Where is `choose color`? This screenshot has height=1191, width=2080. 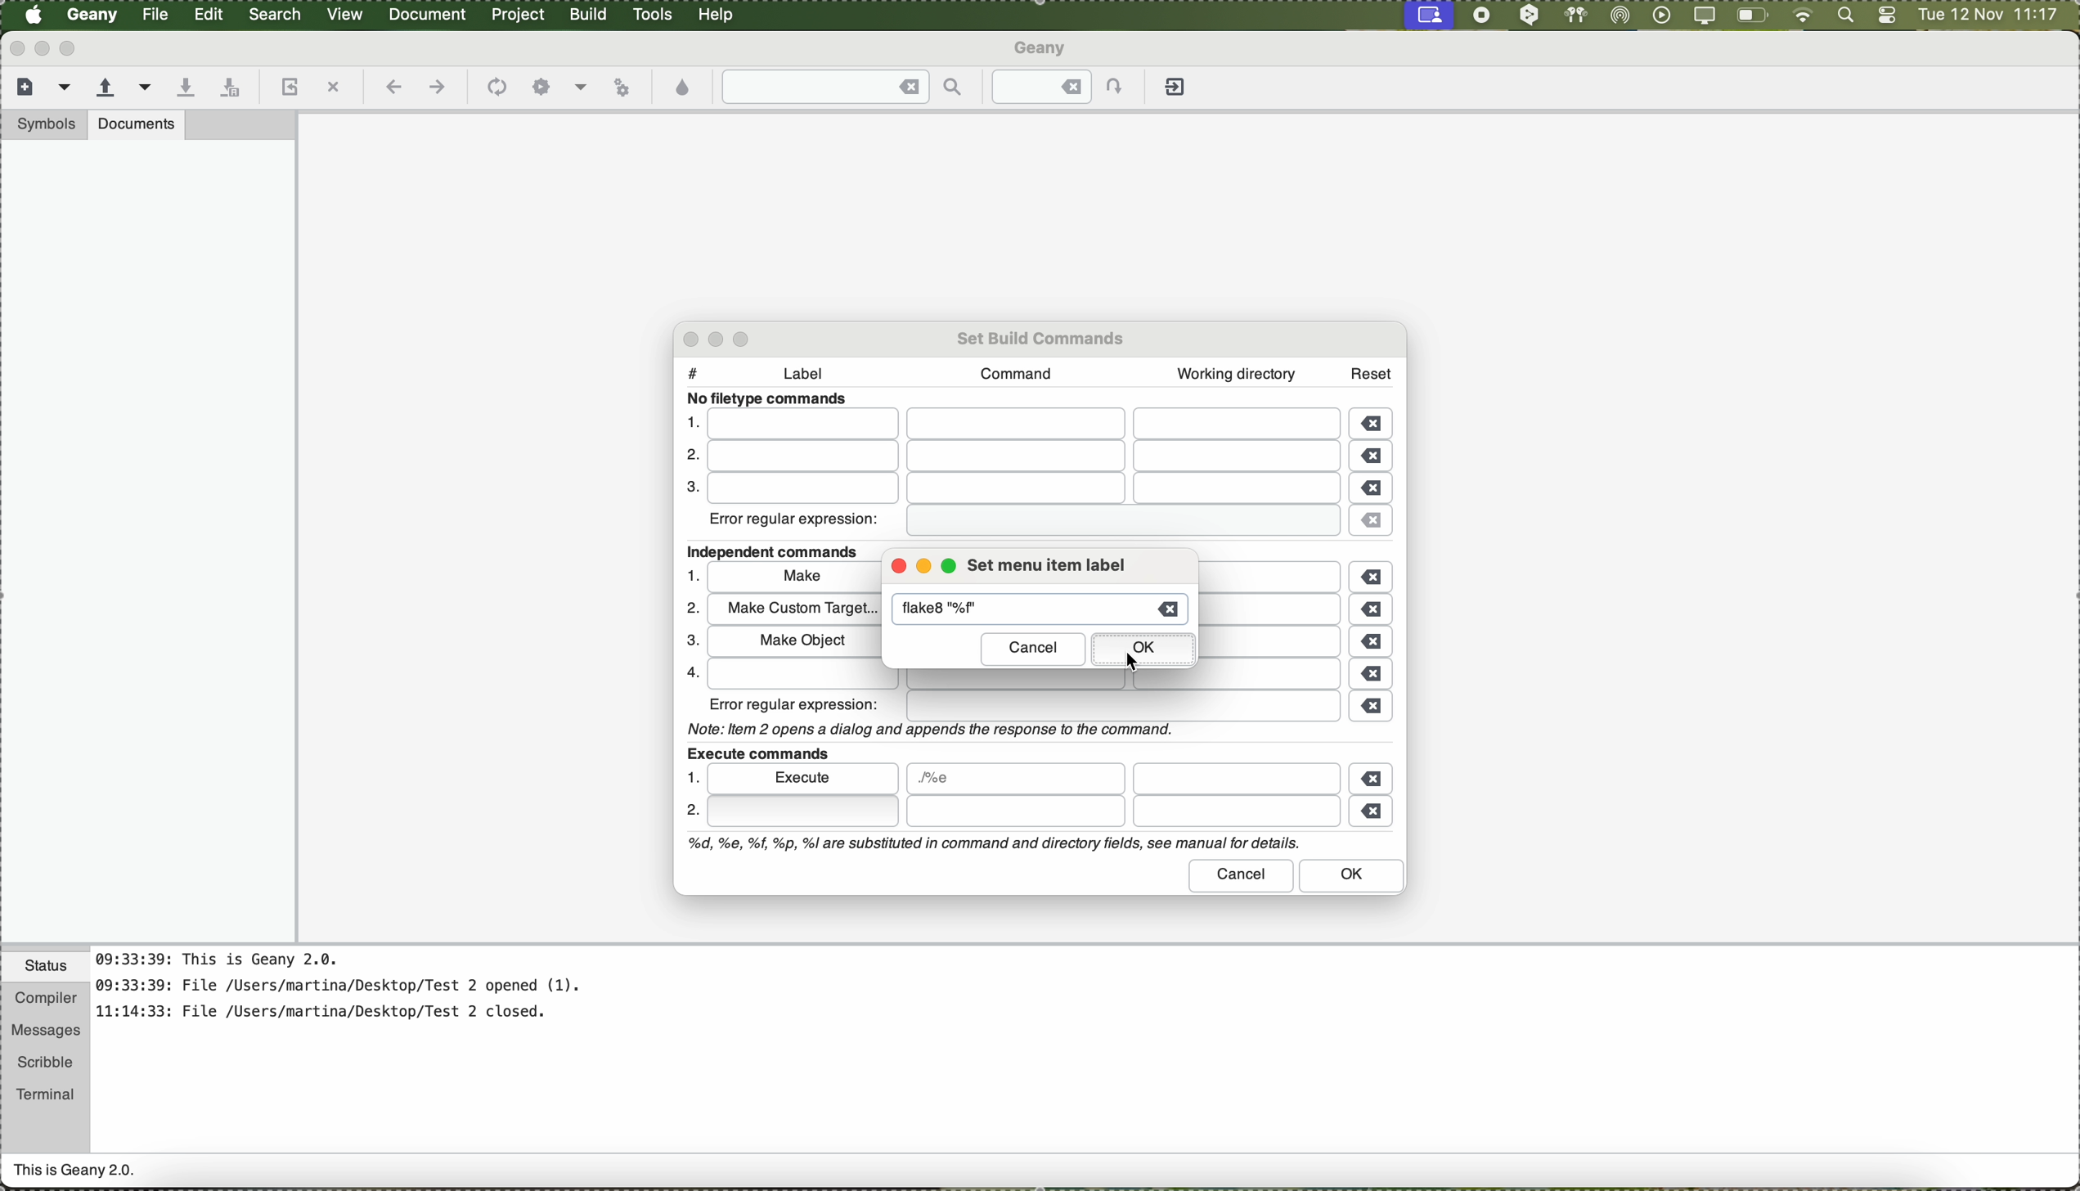
choose color is located at coordinates (684, 88).